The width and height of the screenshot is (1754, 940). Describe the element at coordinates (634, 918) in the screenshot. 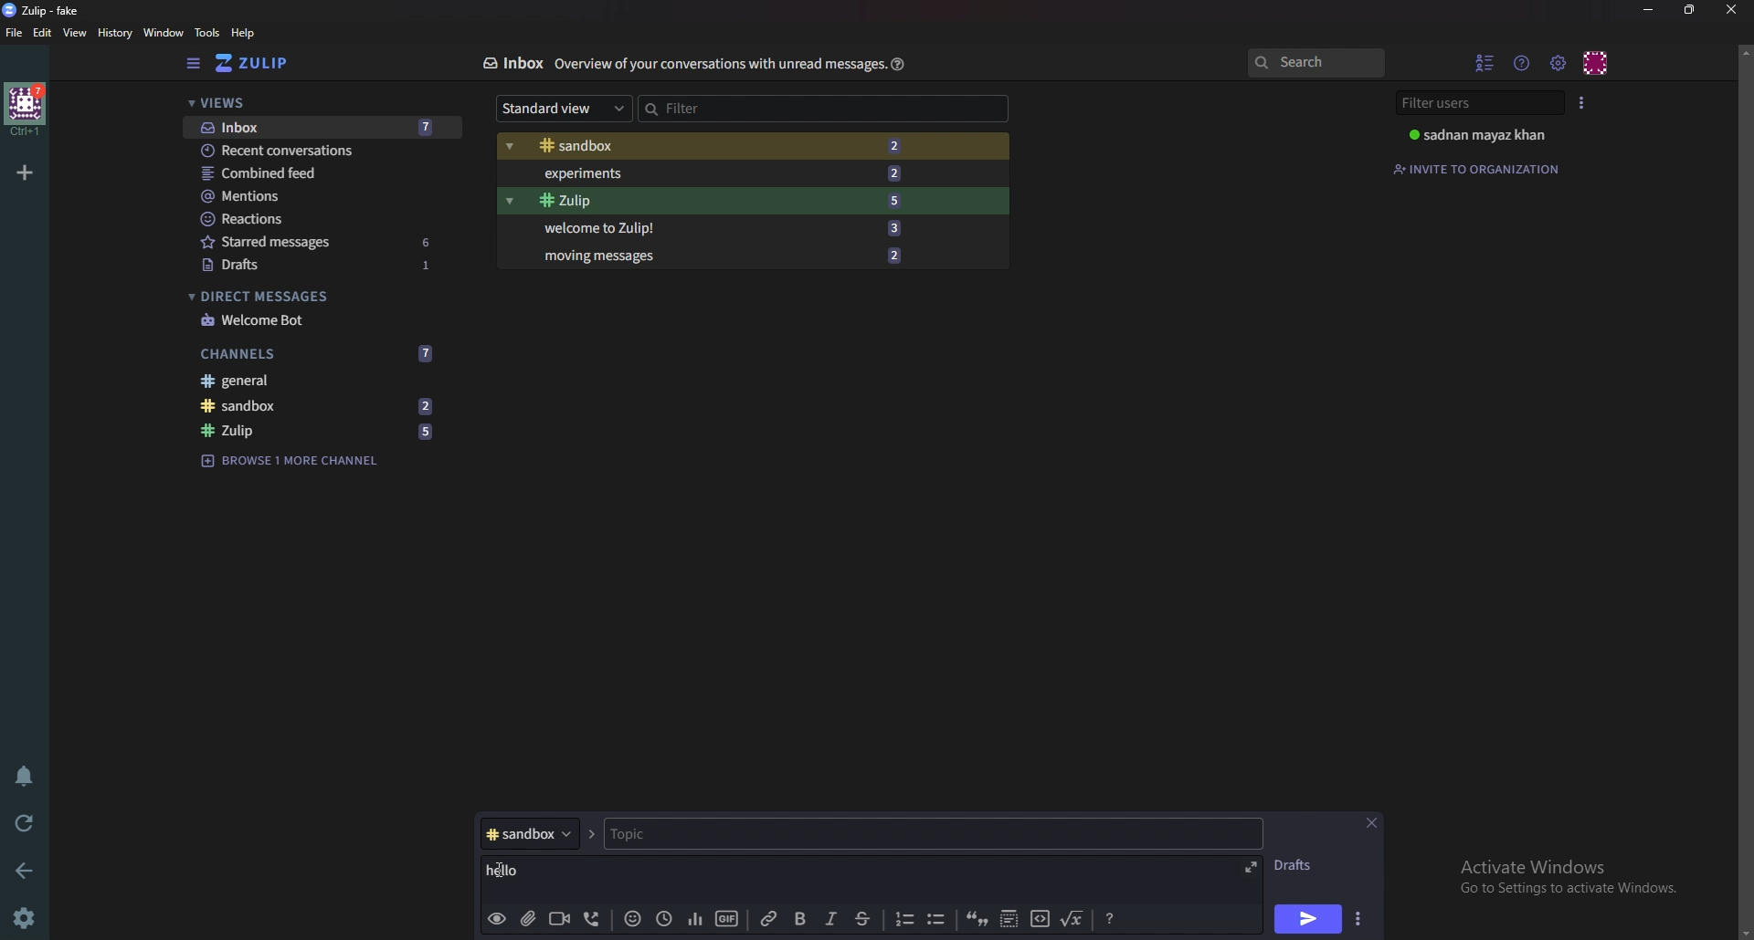

I see `Emoji` at that location.